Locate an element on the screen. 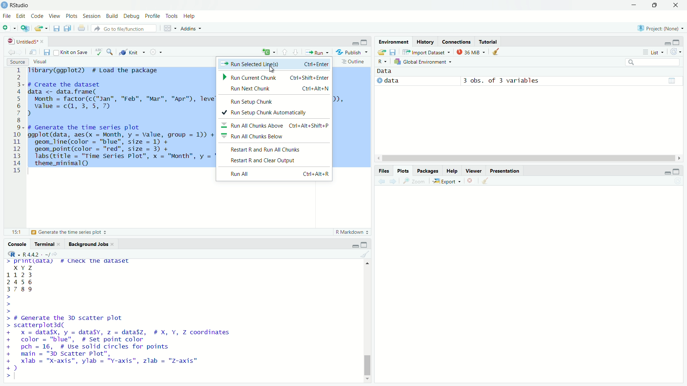  library to load the package is located at coordinates (100, 71).